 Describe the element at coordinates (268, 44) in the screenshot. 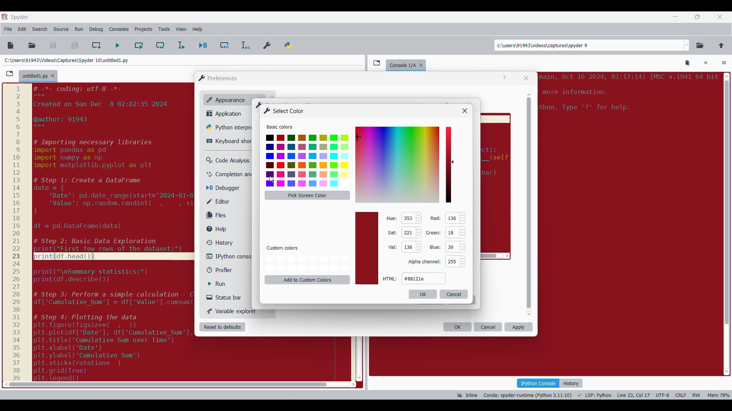

I see `Preferences` at that location.